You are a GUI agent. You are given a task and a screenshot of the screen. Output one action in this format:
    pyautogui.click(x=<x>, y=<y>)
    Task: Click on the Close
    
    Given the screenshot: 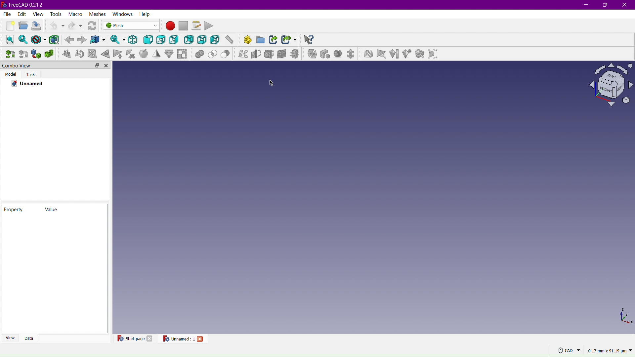 What is the action you would take?
    pyautogui.click(x=625, y=5)
    